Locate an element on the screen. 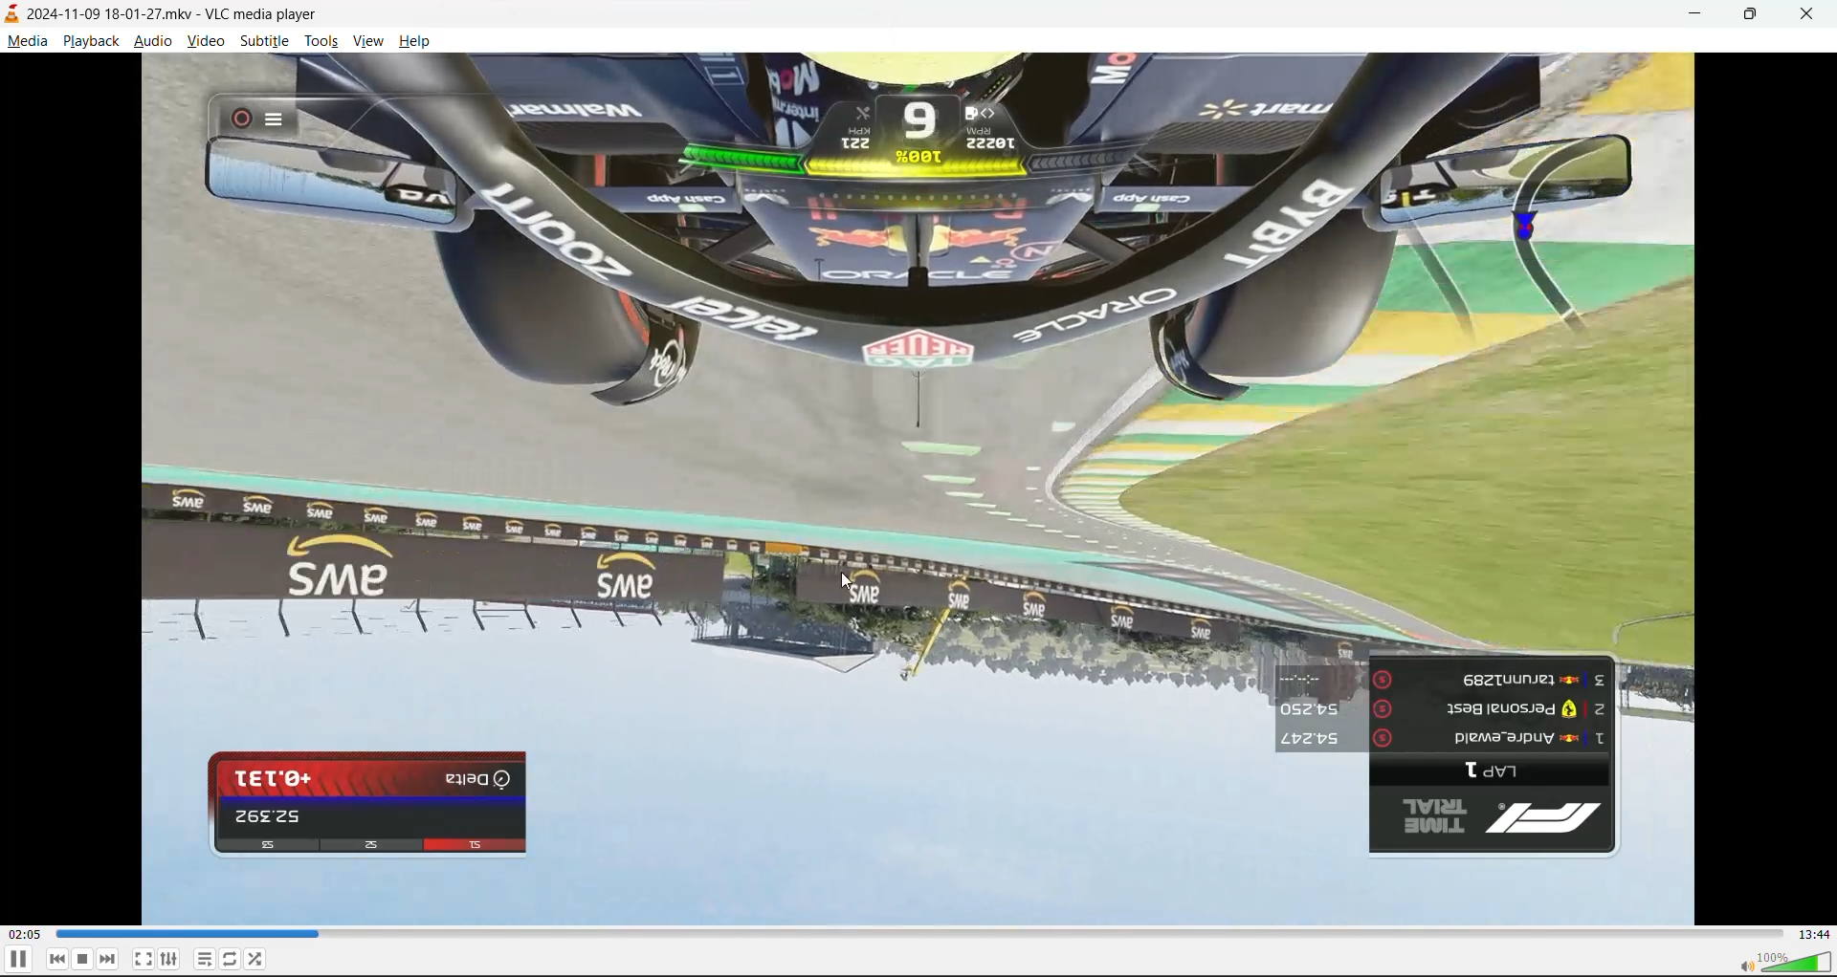 The image size is (1837, 977). media is located at coordinates (29, 43).